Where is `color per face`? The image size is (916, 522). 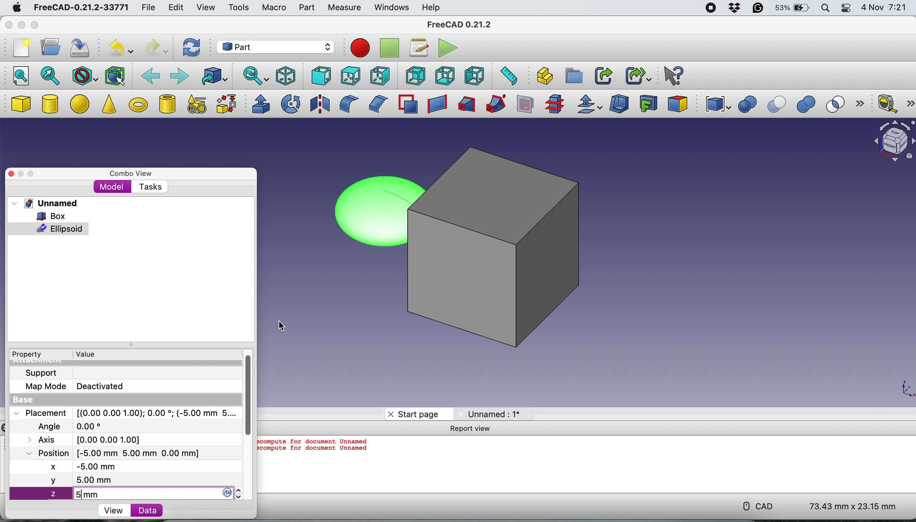
color per face is located at coordinates (678, 103).